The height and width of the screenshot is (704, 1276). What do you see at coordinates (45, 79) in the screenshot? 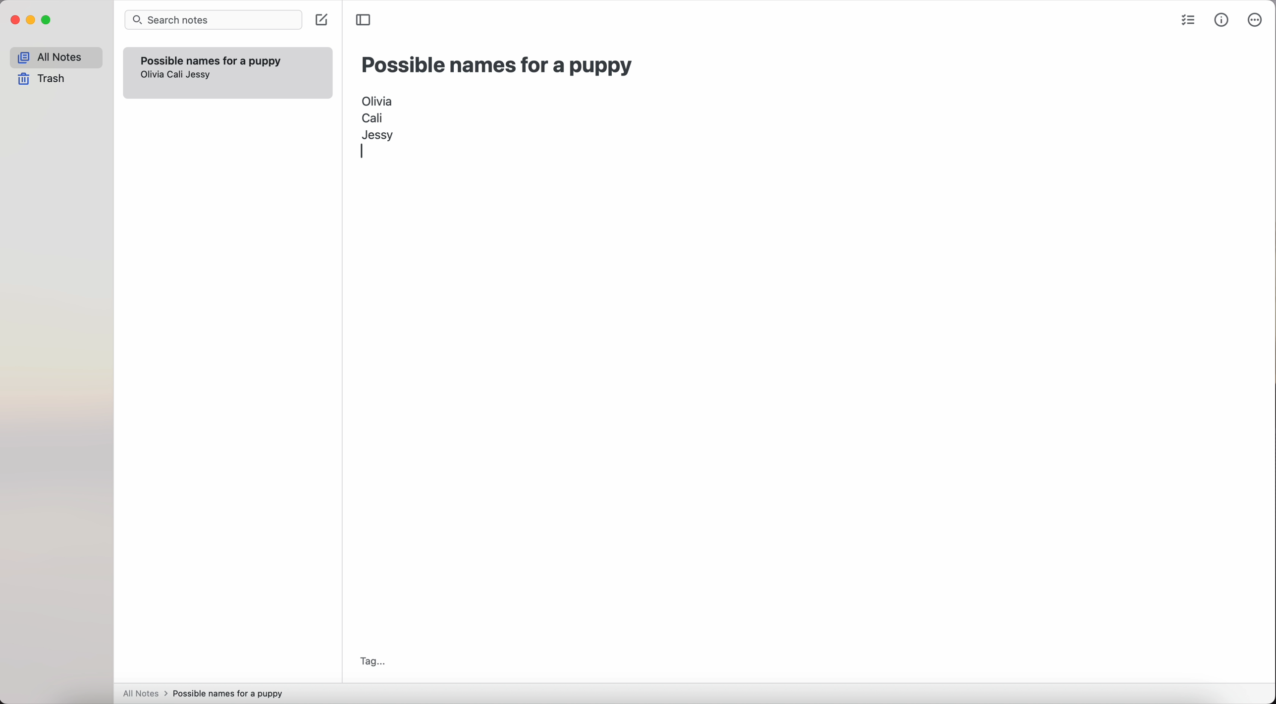
I see `trash` at bounding box center [45, 79].